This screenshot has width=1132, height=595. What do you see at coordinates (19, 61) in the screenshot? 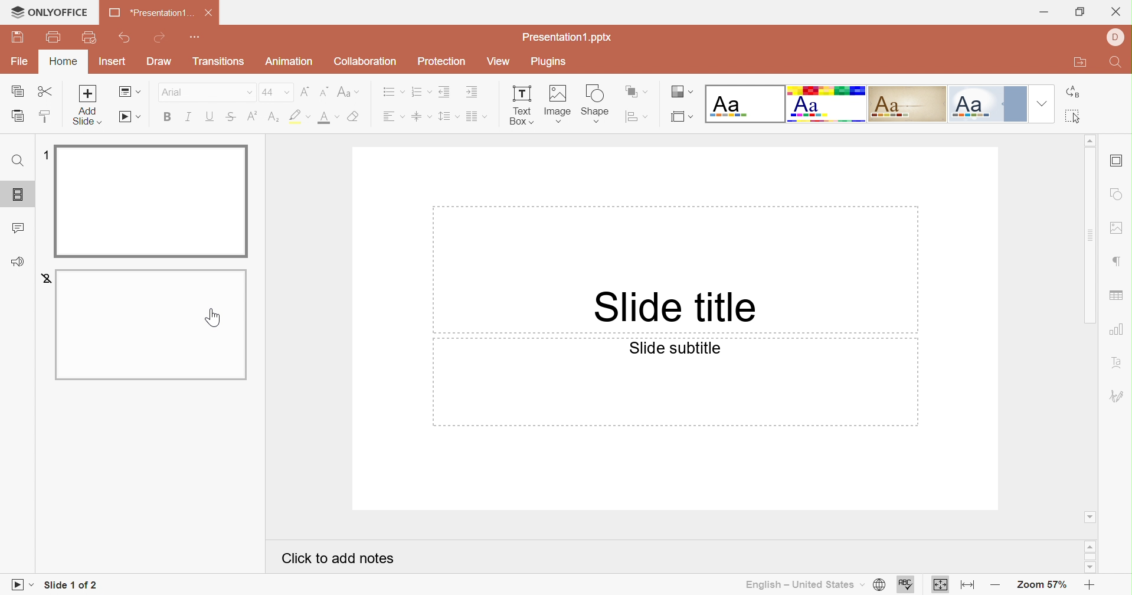
I see `File` at bounding box center [19, 61].